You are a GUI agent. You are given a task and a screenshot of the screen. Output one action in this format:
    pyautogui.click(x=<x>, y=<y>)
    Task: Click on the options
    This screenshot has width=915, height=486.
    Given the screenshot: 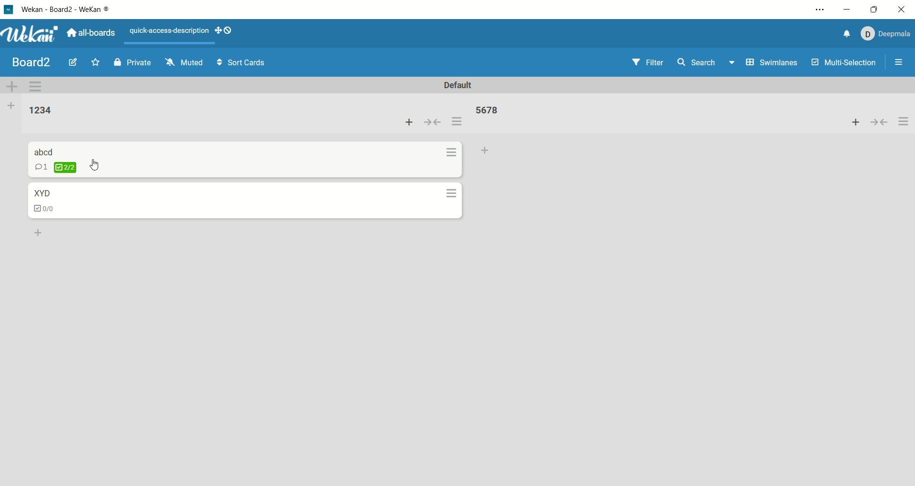 What is the action you would take?
    pyautogui.click(x=820, y=9)
    